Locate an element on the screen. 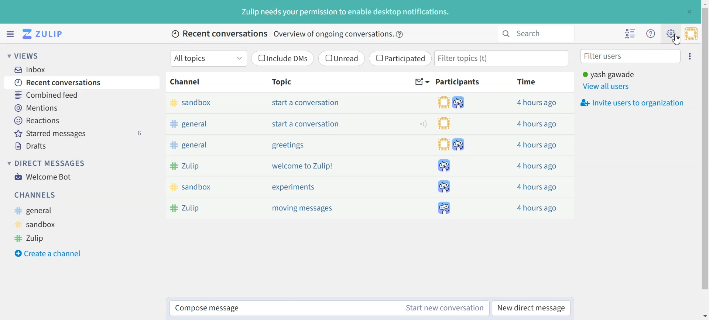 The image size is (709, 320). #Sandbox is located at coordinates (205, 187).